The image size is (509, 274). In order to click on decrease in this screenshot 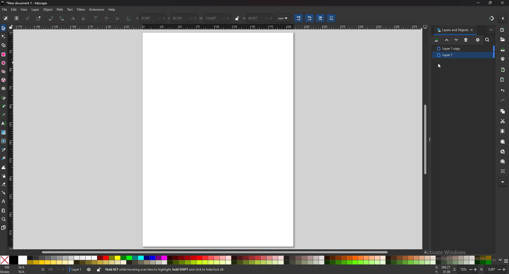, I will do `click(222, 18)`.